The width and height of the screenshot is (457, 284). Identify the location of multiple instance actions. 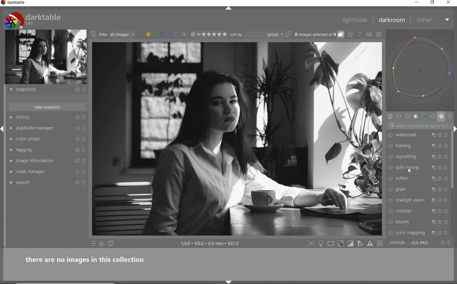
(433, 233).